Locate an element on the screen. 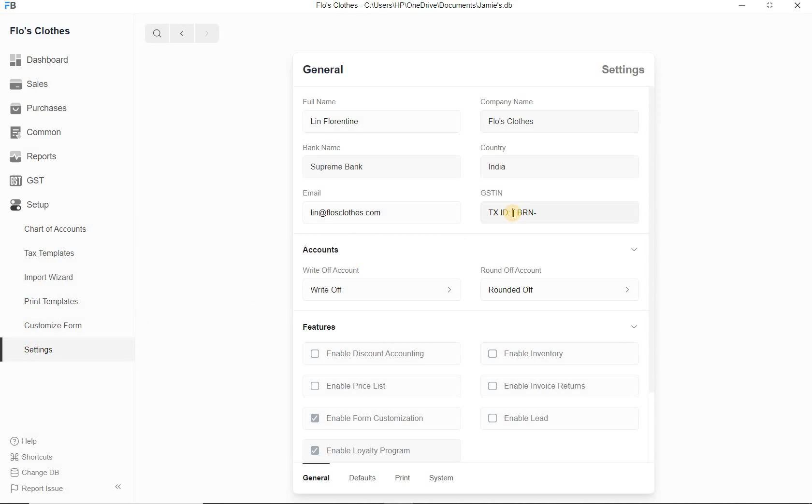 Image resolution: width=812 pixels, height=504 pixels. minimize is located at coordinates (770, 7).